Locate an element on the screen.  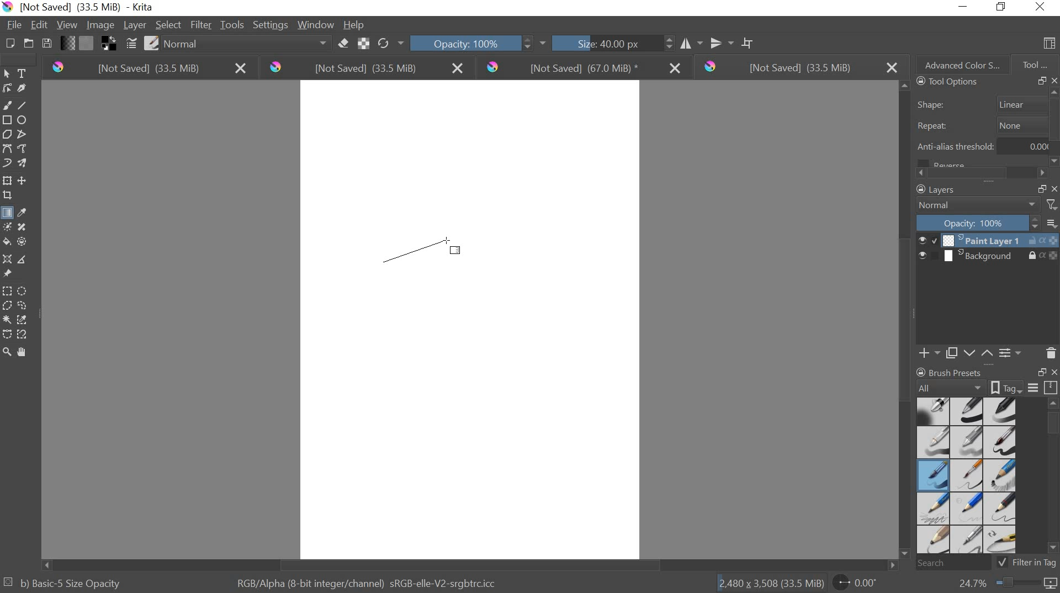
PAINT LAYER is located at coordinates (988, 240).